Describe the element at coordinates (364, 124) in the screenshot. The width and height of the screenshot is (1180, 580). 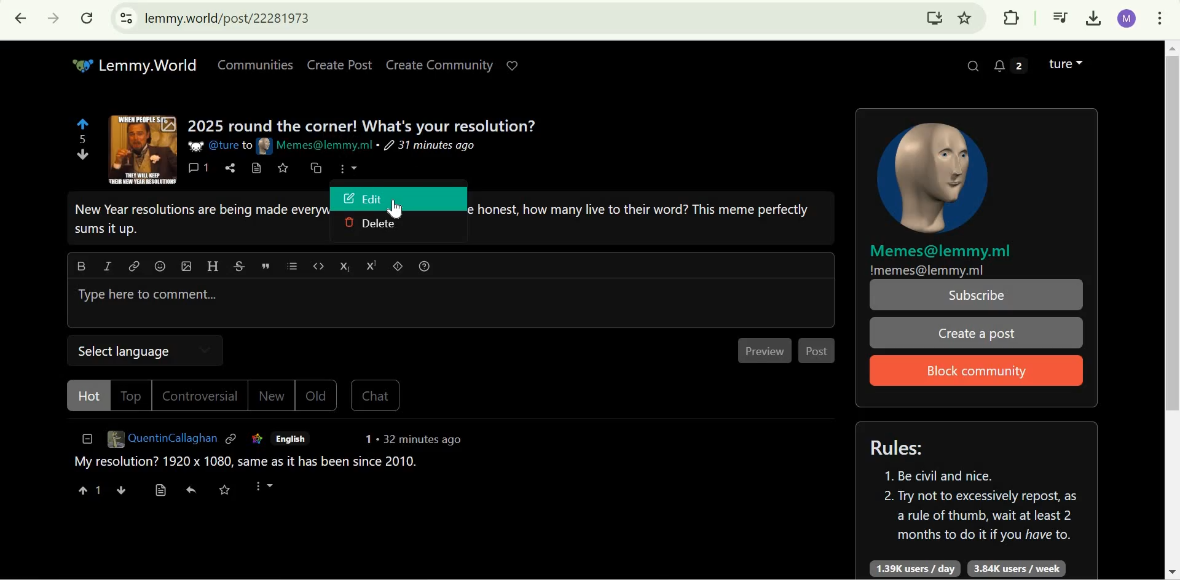
I see `2025 round the corner! What's your resolution?` at that location.